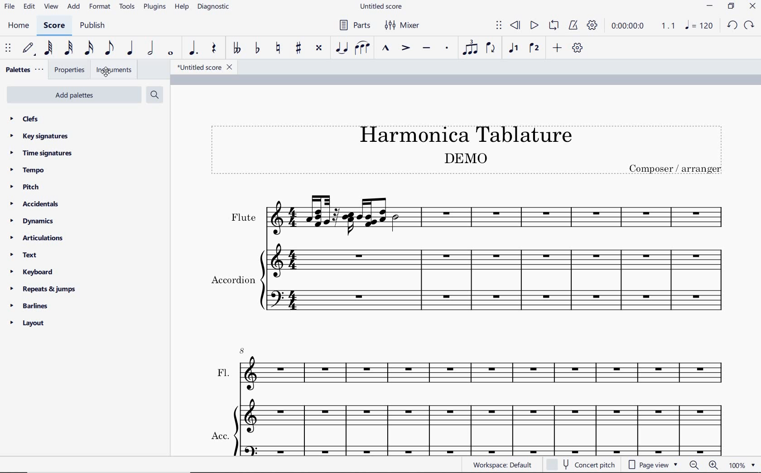 Image resolution: width=761 pixels, height=473 pixels. Describe the element at coordinates (19, 27) in the screenshot. I see `HOME` at that location.